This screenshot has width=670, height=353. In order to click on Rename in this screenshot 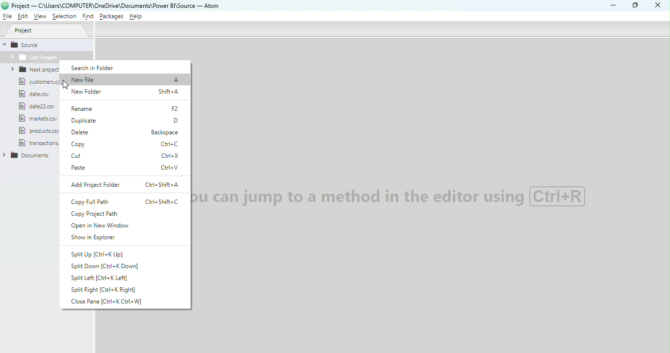, I will do `click(126, 109)`.